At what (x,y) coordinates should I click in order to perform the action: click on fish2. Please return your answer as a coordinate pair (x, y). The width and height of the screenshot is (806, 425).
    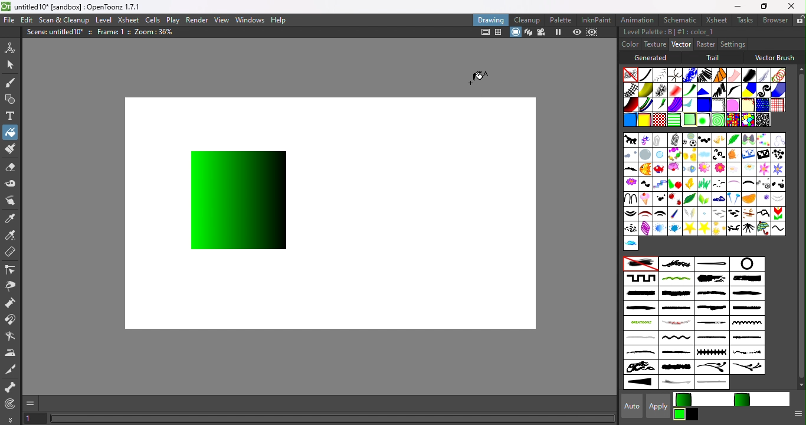
    Looking at the image, I should click on (660, 169).